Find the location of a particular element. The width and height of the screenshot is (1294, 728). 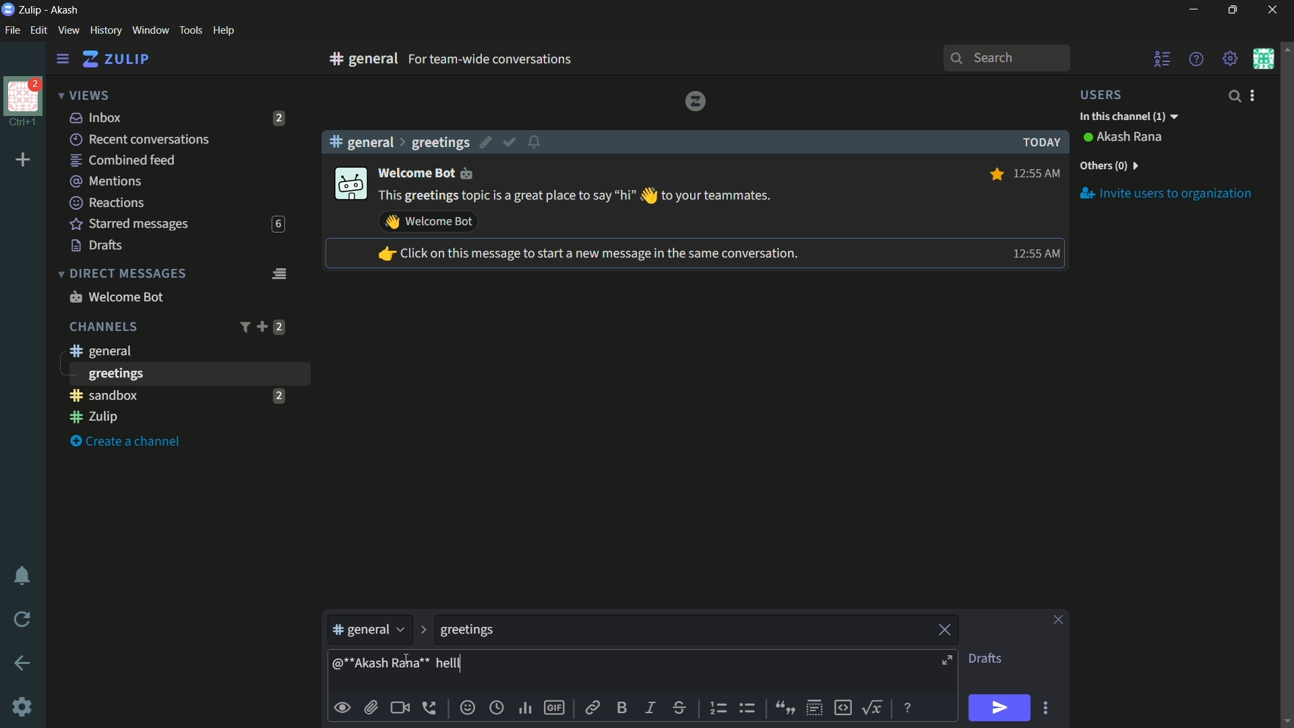

view menu is located at coordinates (68, 30).